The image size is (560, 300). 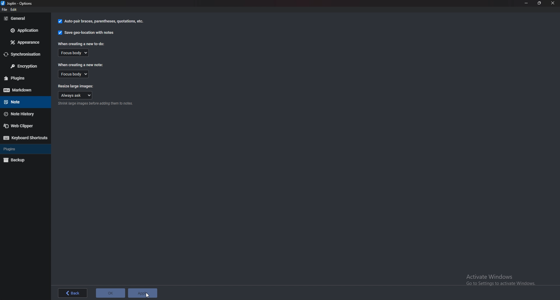 I want to click on General, so click(x=24, y=18).